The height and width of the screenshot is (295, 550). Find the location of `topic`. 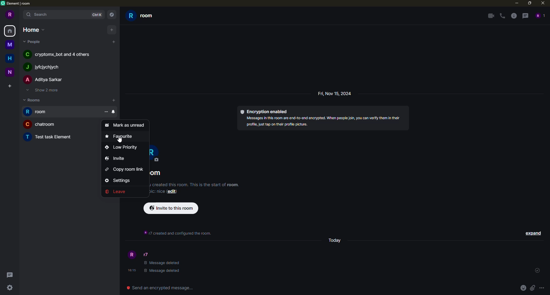

topic is located at coordinates (159, 192).